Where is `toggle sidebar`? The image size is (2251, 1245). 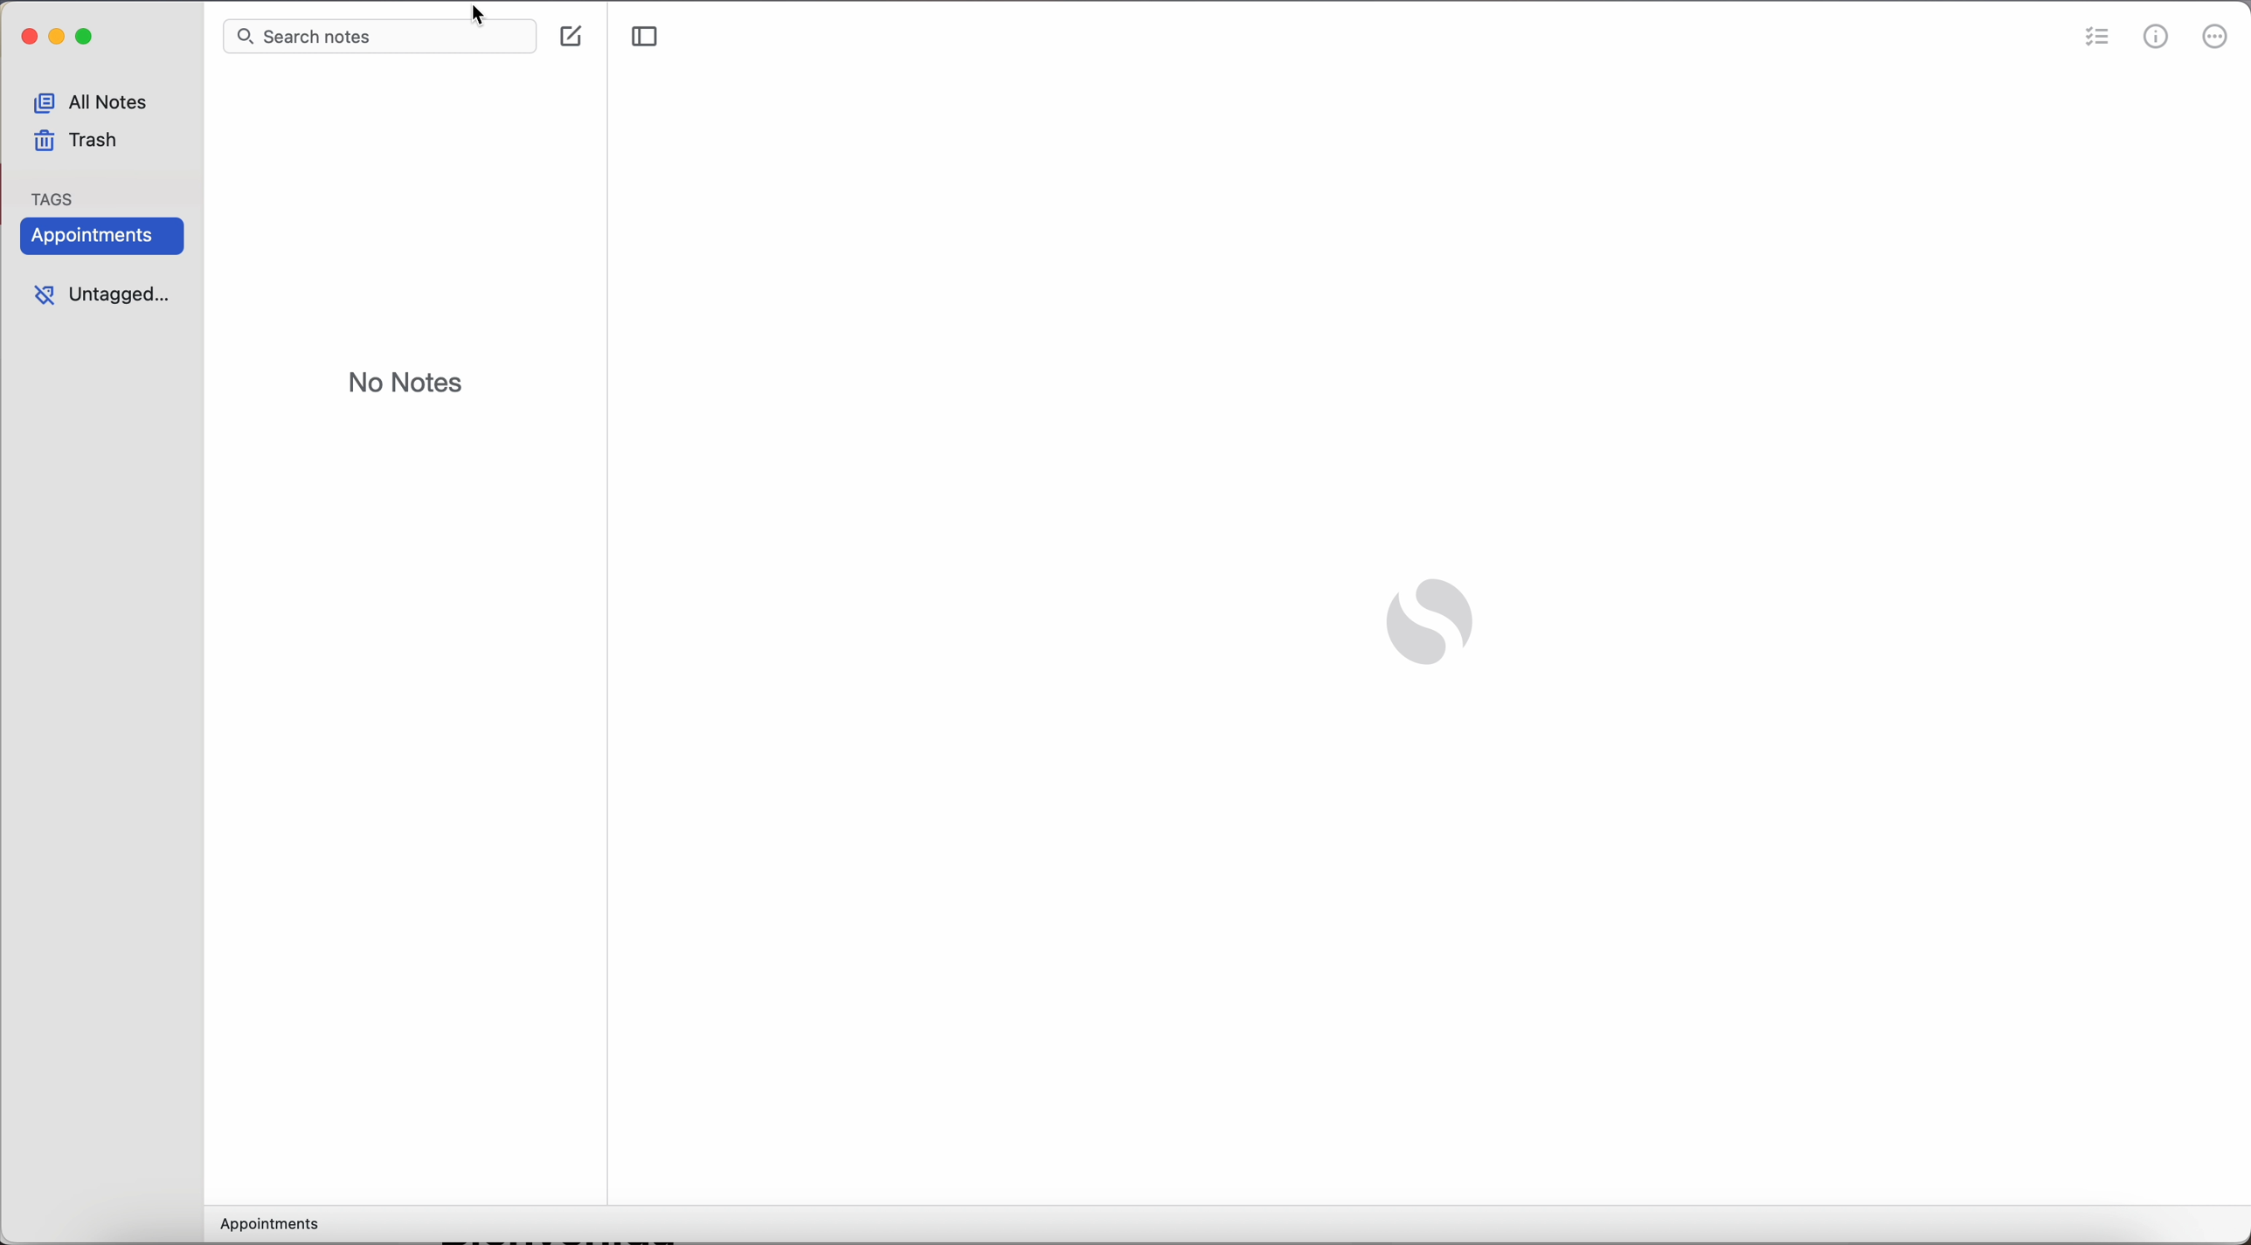
toggle sidebar is located at coordinates (646, 39).